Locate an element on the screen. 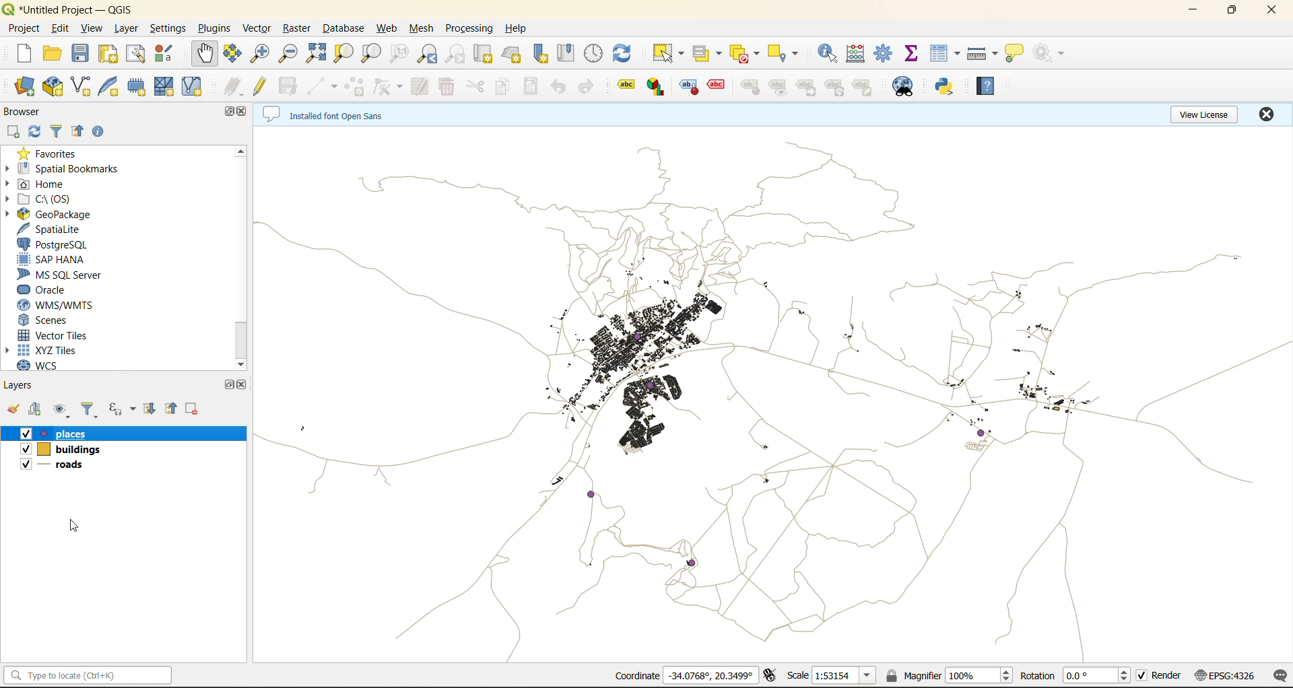  shape file added is located at coordinates (64, 467).